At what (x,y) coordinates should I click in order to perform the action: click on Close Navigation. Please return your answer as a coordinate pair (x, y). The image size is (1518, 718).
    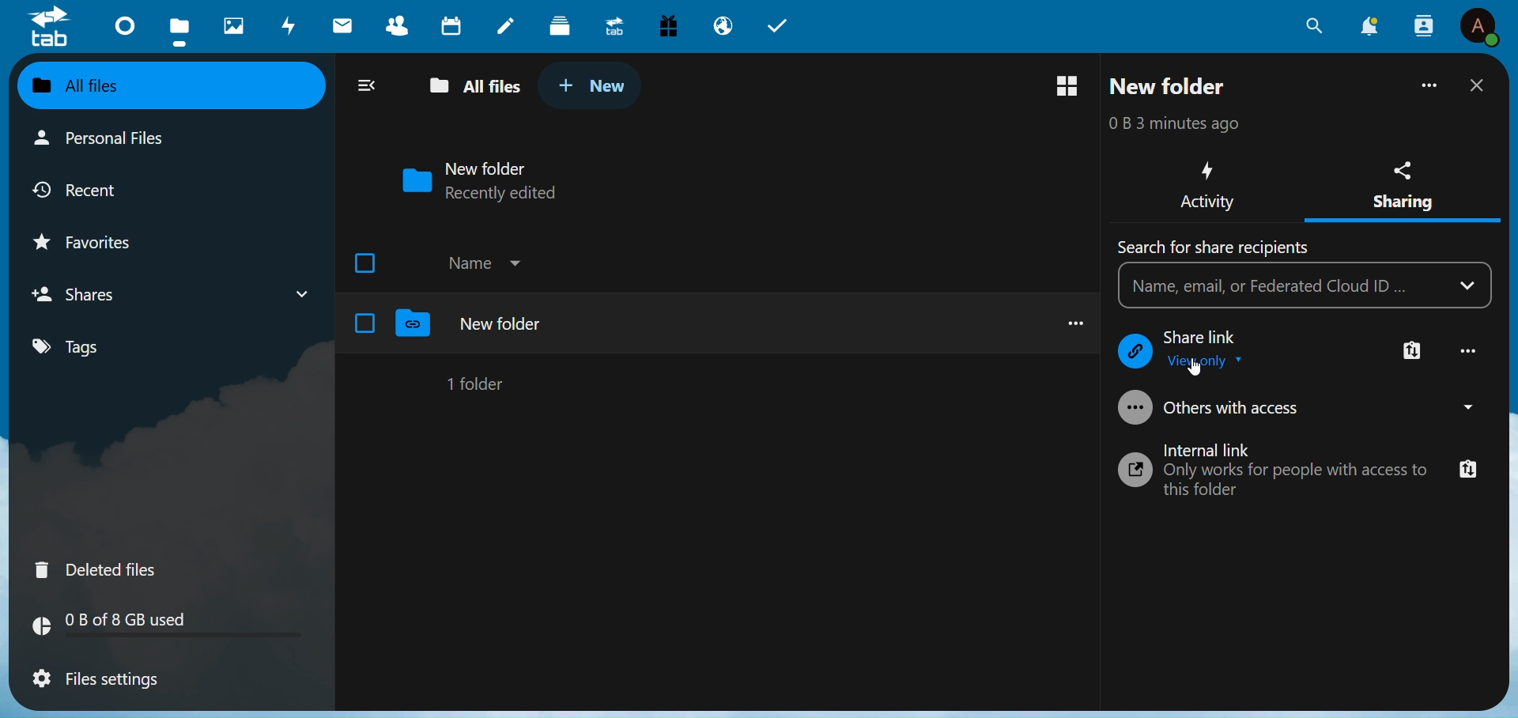
    Looking at the image, I should click on (366, 84).